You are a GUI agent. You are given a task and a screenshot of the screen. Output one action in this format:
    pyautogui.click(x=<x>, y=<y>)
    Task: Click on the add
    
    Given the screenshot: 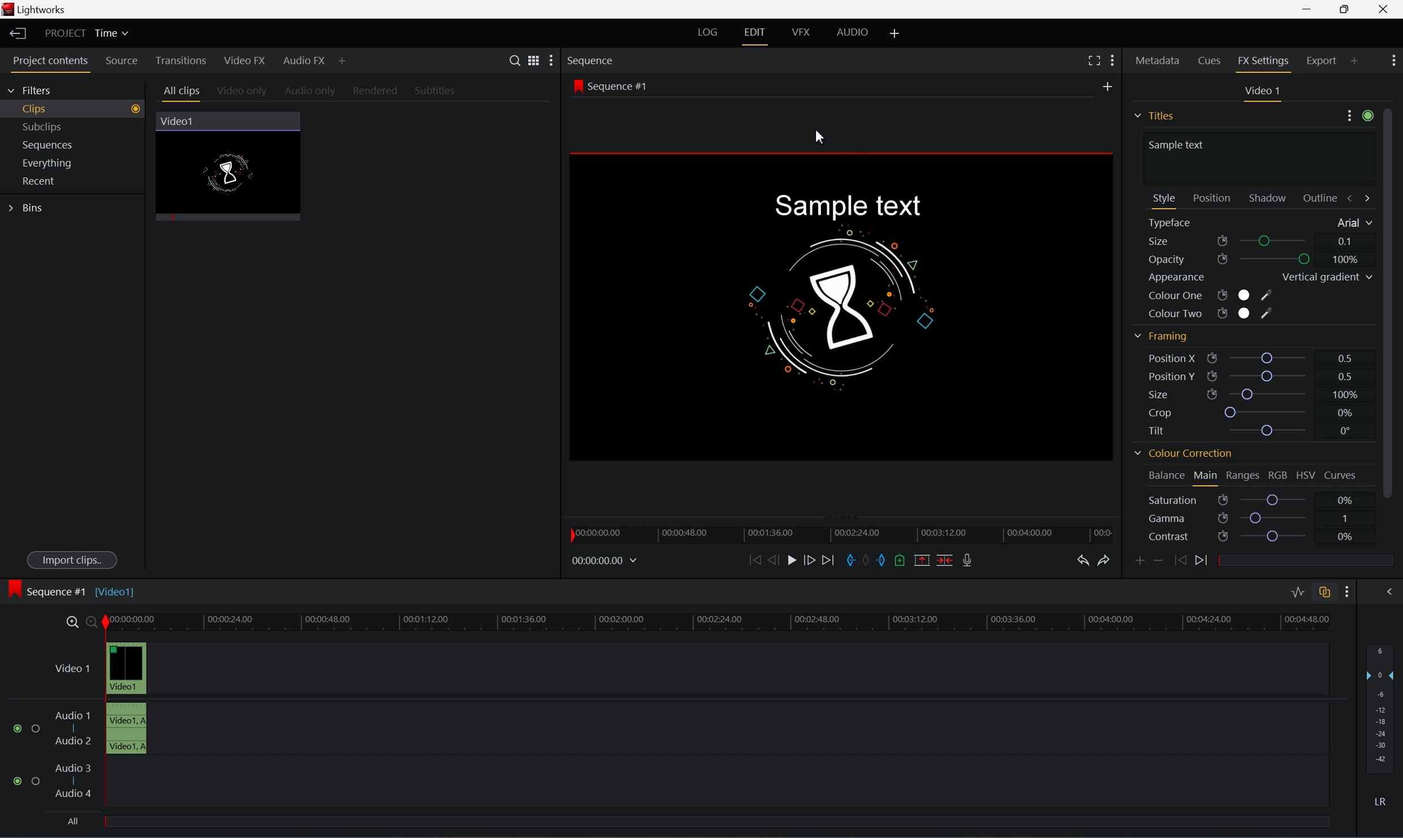 What is the action you would take?
    pyautogui.click(x=896, y=32)
    